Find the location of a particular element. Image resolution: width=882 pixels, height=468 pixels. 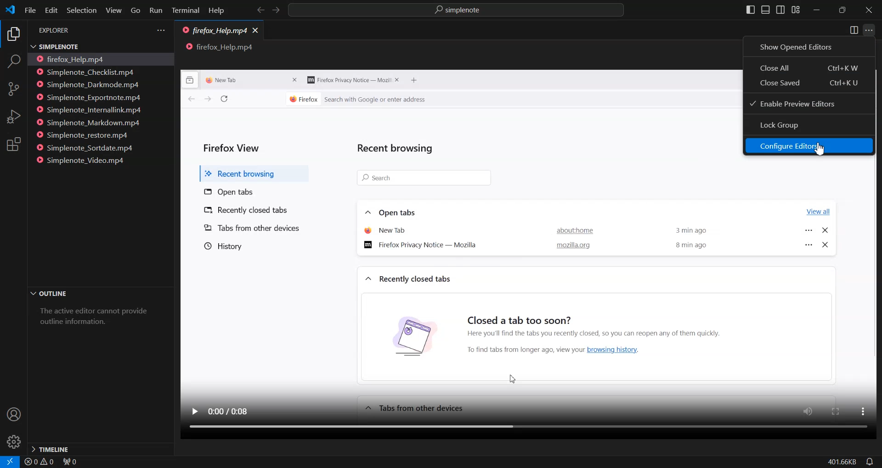

Open tabs is located at coordinates (392, 211).